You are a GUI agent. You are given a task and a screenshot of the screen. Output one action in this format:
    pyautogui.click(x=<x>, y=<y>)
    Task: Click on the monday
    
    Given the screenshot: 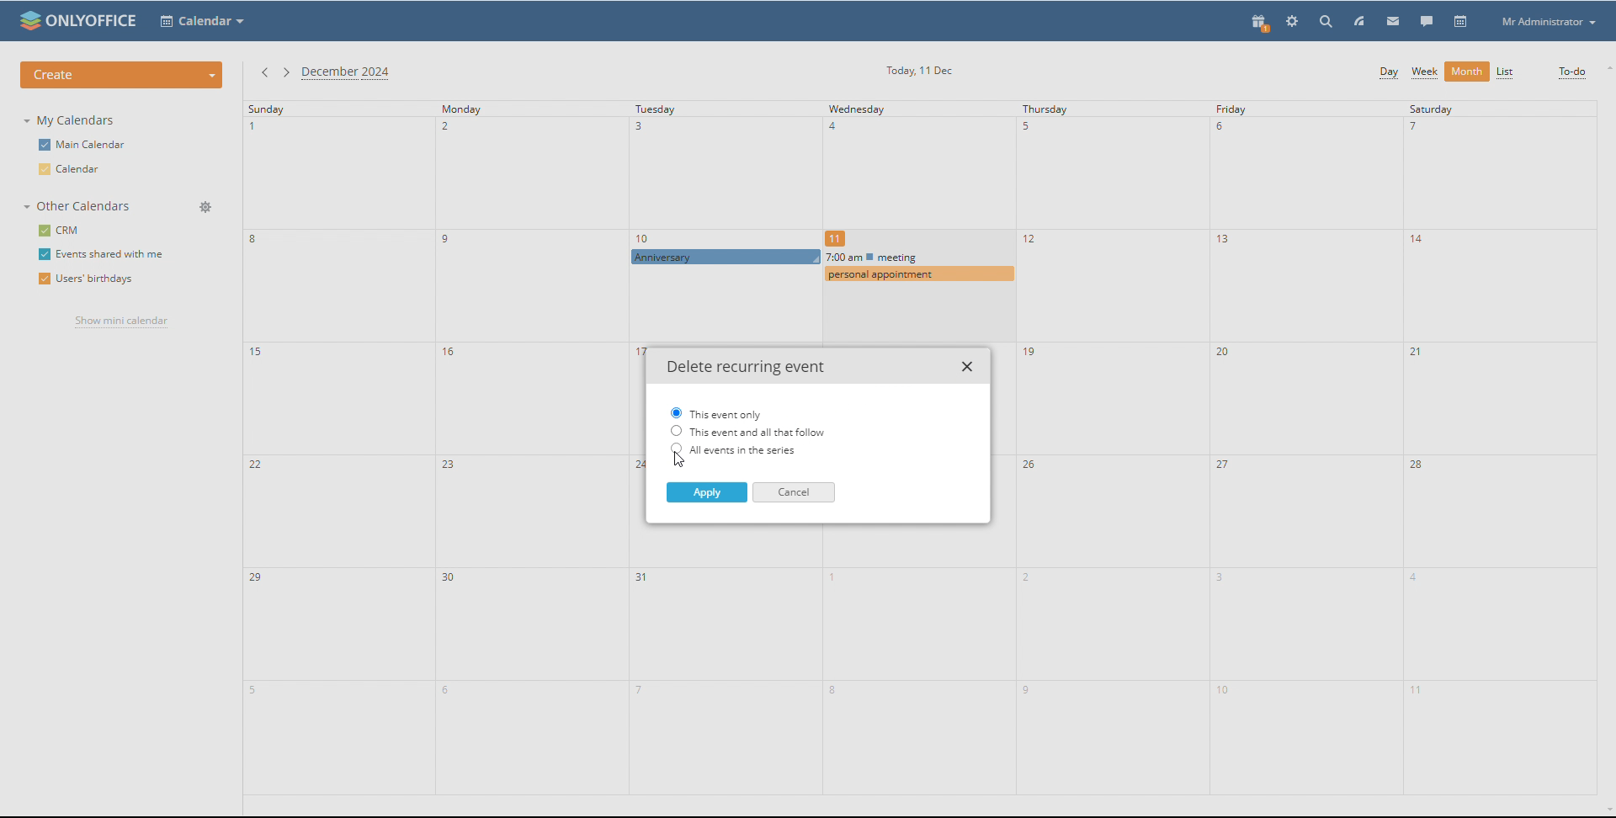 What is the action you would take?
    pyautogui.click(x=531, y=448)
    